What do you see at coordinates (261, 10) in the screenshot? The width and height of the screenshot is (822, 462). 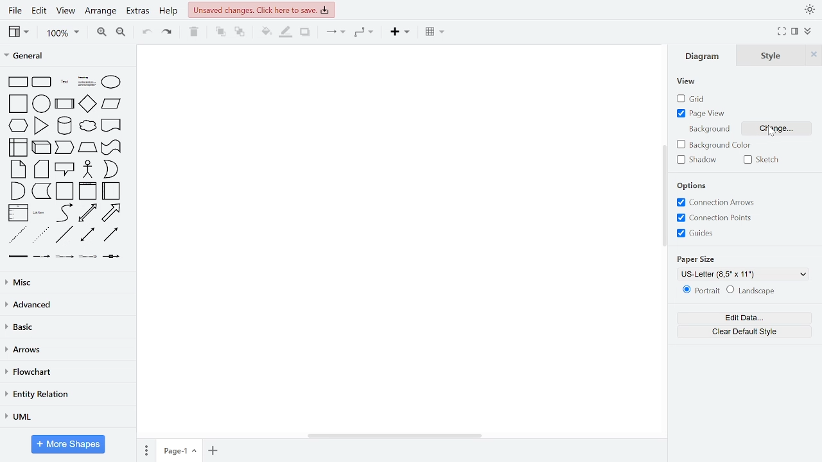 I see `unsaved changes. Click here to save` at bounding box center [261, 10].